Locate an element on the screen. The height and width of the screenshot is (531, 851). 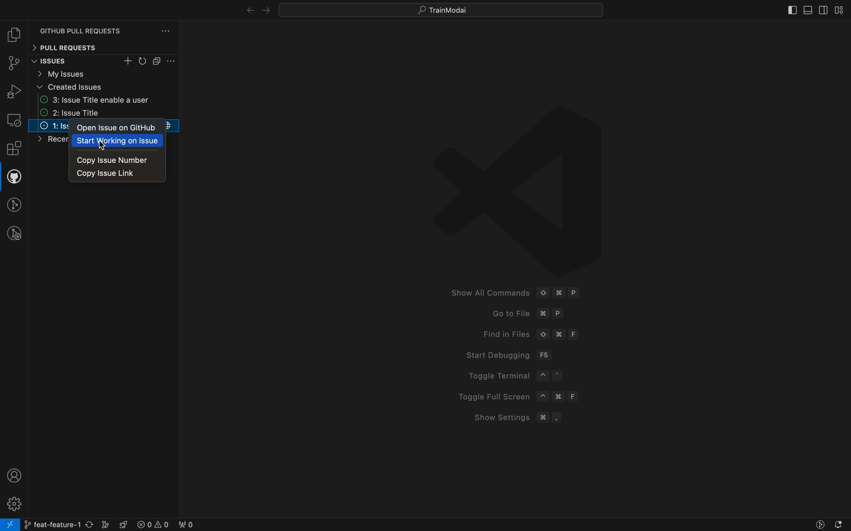
toggle primary is located at coordinates (808, 8).